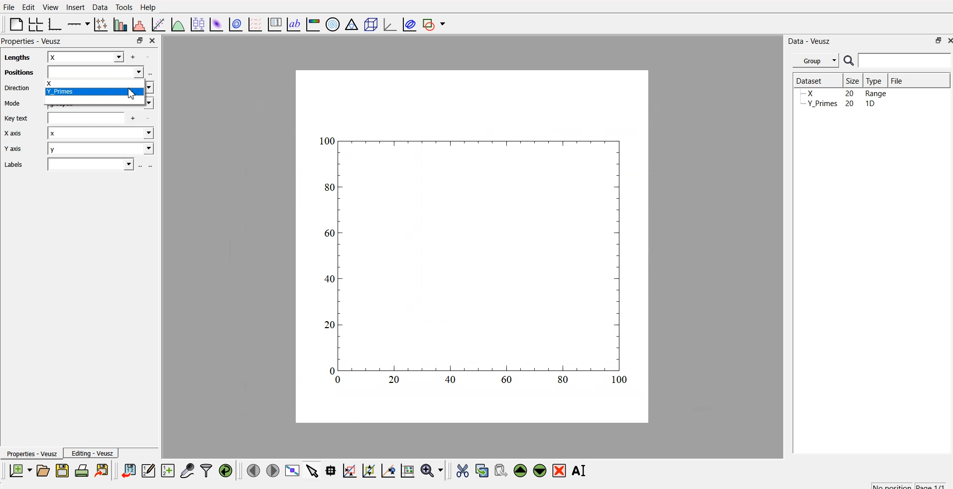  What do you see at coordinates (79, 72) in the screenshot?
I see `Positions` at bounding box center [79, 72].